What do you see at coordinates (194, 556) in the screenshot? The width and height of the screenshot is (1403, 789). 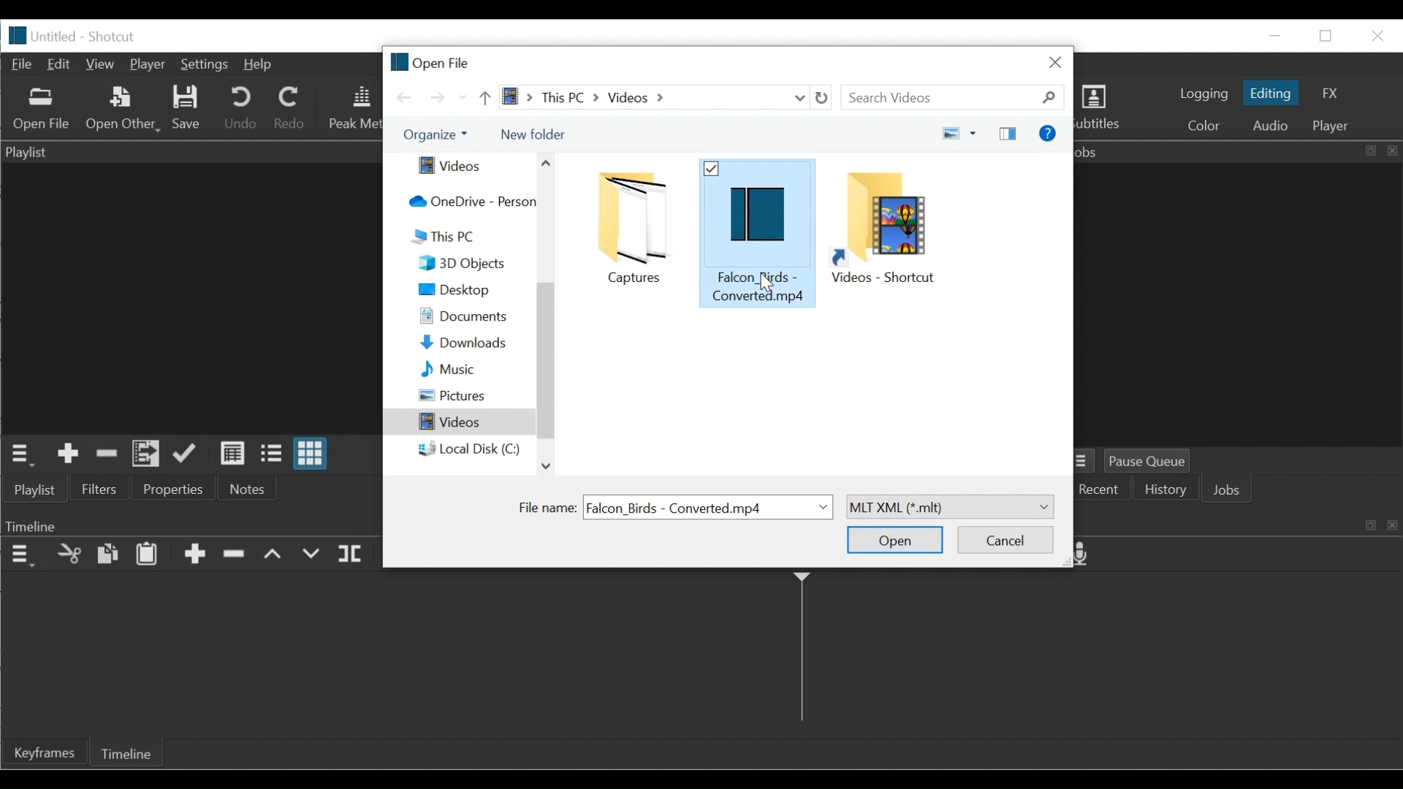 I see `Append` at bounding box center [194, 556].